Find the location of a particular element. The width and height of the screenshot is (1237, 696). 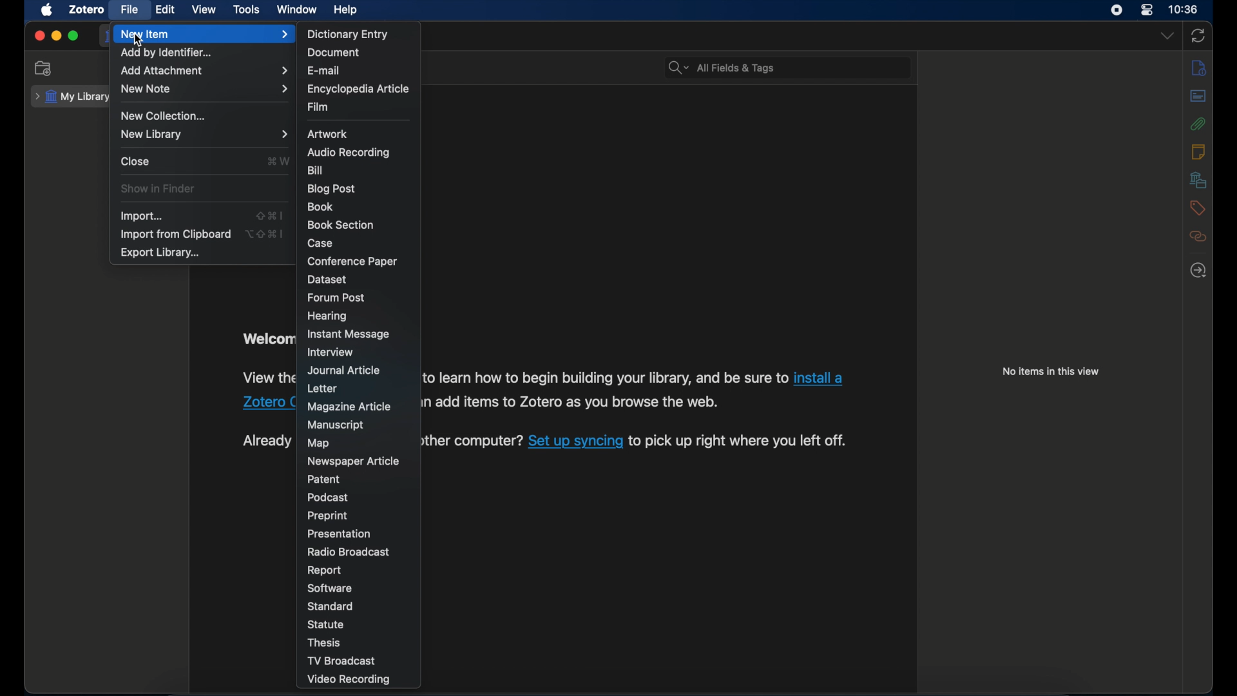

file is located at coordinates (130, 10).